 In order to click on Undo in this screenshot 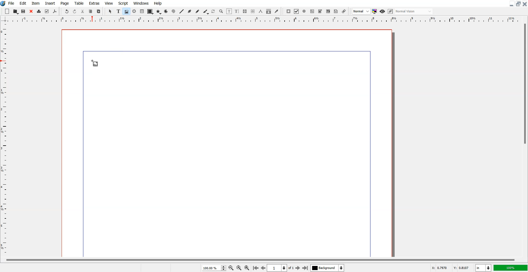, I will do `click(67, 11)`.